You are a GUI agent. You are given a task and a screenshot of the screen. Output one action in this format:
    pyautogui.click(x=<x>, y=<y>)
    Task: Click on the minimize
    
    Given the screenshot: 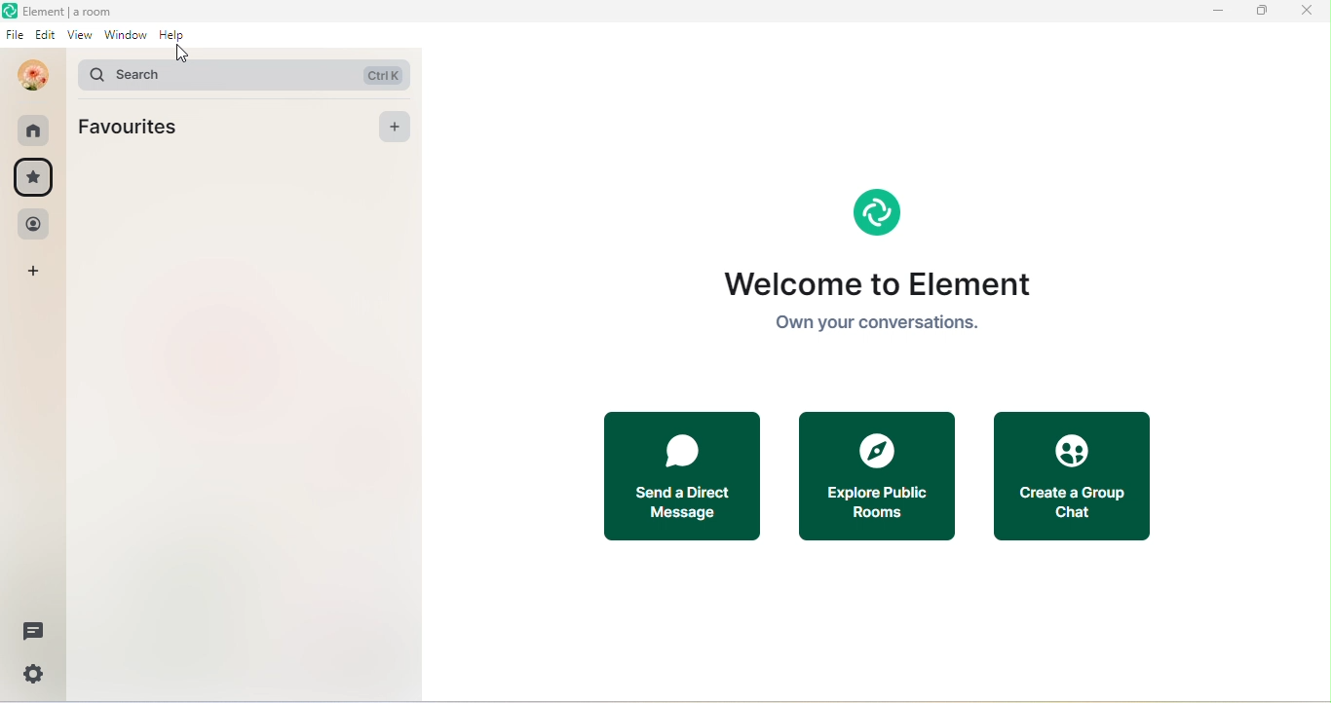 What is the action you would take?
    pyautogui.click(x=1221, y=11)
    